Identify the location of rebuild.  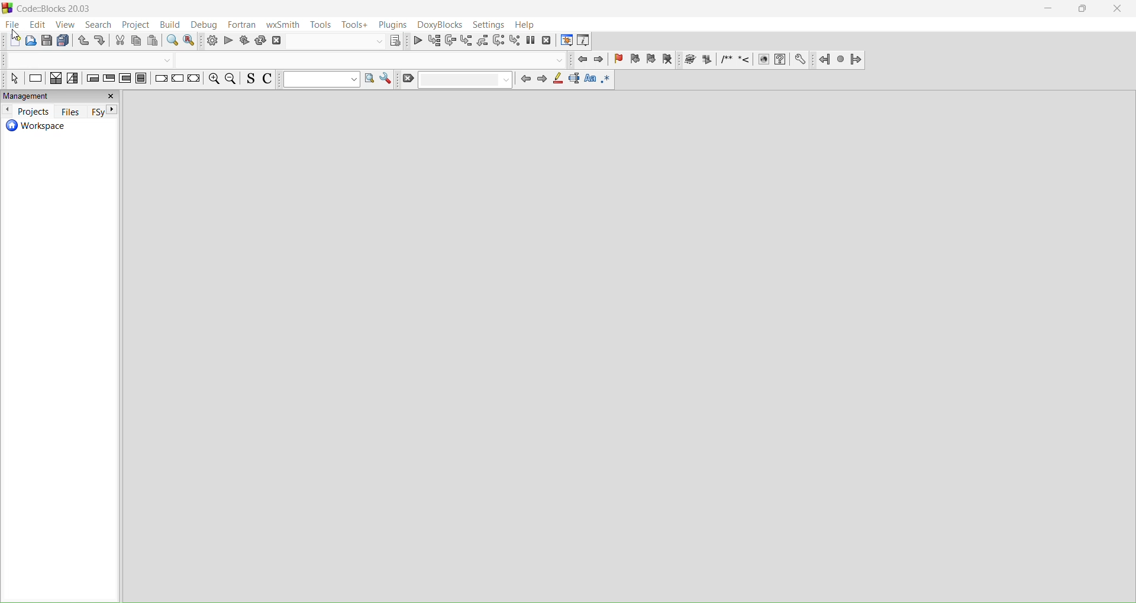
(262, 41).